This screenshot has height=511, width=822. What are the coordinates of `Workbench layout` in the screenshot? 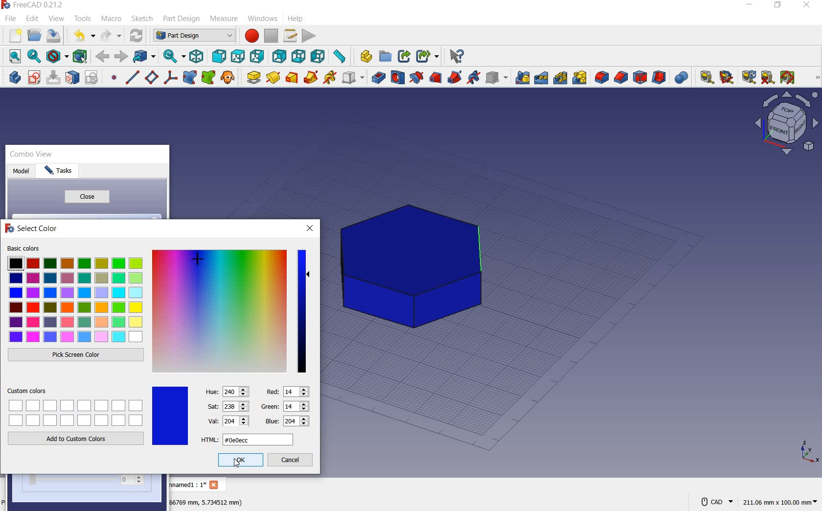 It's located at (786, 126).